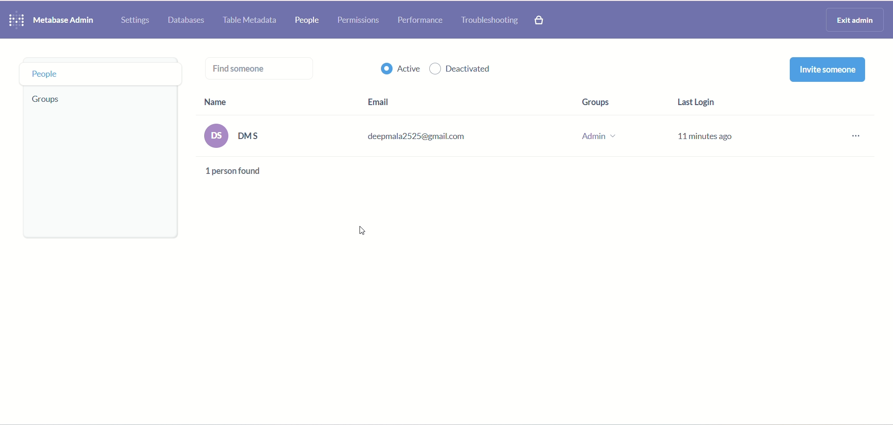 The height and width of the screenshot is (425, 893). What do you see at coordinates (98, 73) in the screenshot?
I see `people` at bounding box center [98, 73].